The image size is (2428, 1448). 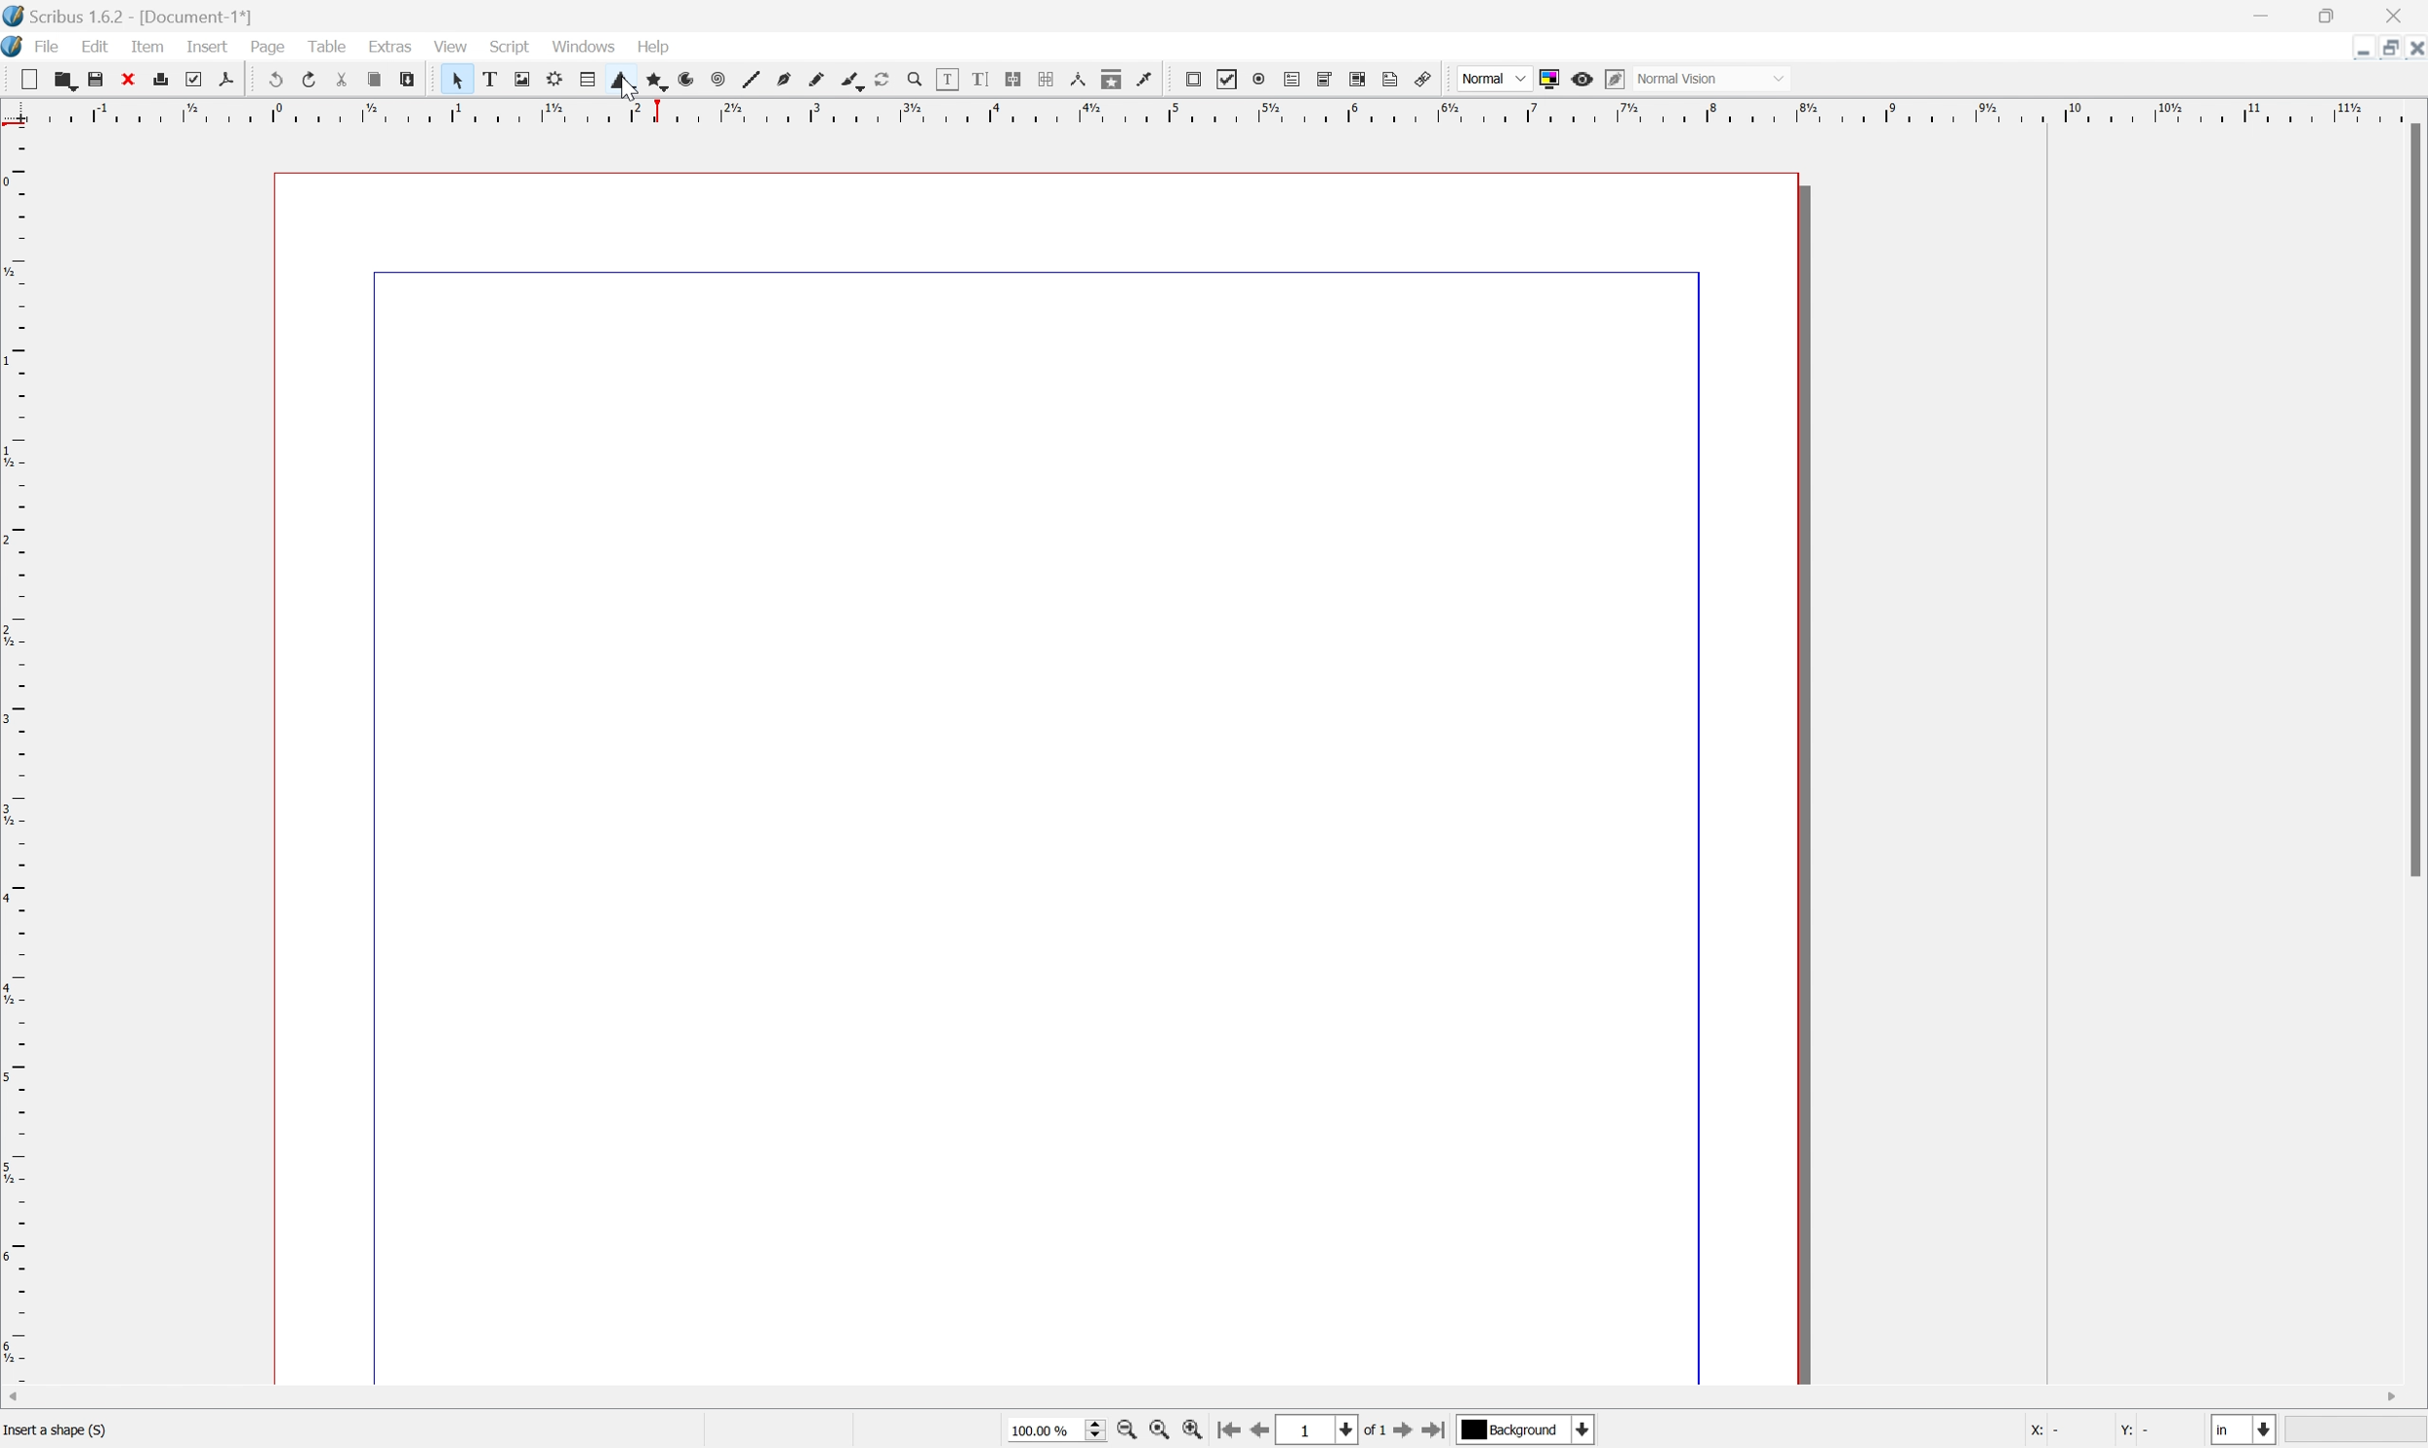 What do you see at coordinates (749, 80) in the screenshot?
I see `Line` at bounding box center [749, 80].